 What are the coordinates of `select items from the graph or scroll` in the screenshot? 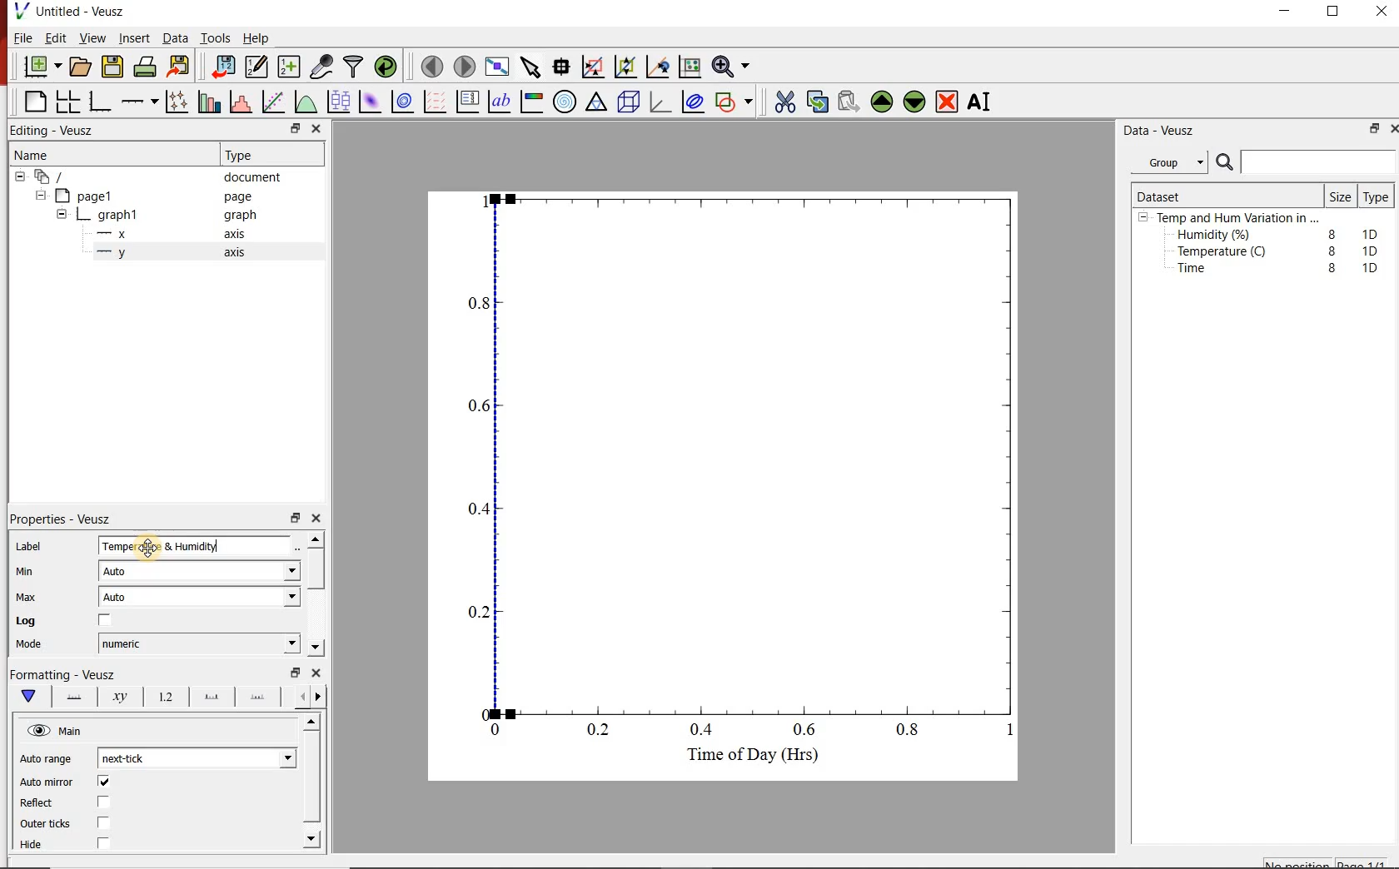 It's located at (531, 69).